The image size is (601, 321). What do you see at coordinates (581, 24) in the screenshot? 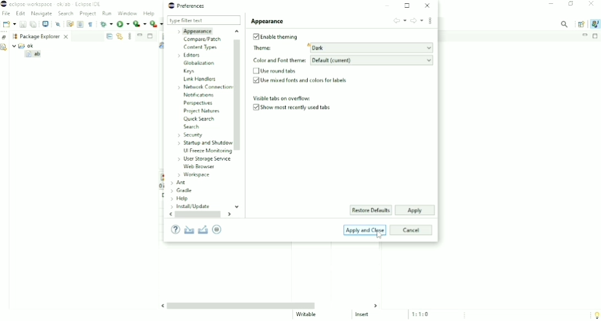
I see `Open Perspective` at bounding box center [581, 24].